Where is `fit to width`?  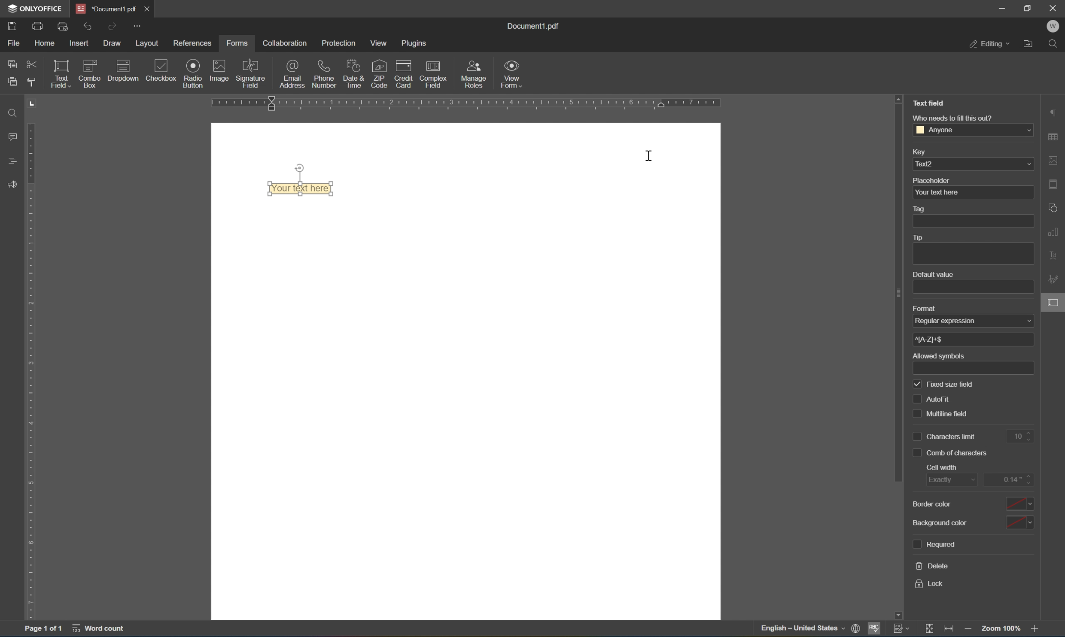
fit to width is located at coordinates (949, 631).